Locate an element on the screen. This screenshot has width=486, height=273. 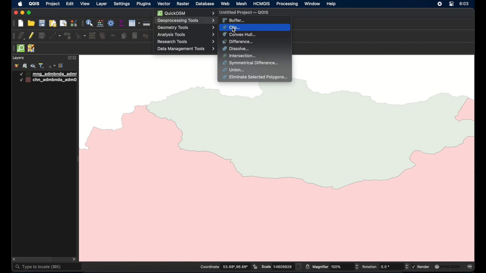
dissolve is located at coordinates (237, 49).